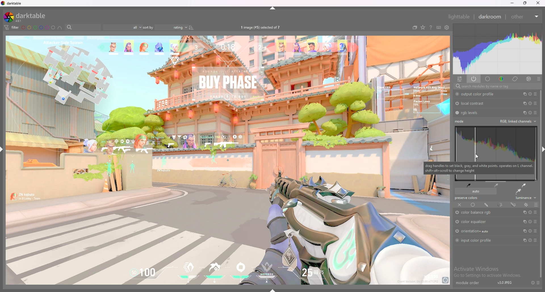 Image resolution: width=545 pixels, height=292 pixels. I want to click on switched on, so click(457, 222).